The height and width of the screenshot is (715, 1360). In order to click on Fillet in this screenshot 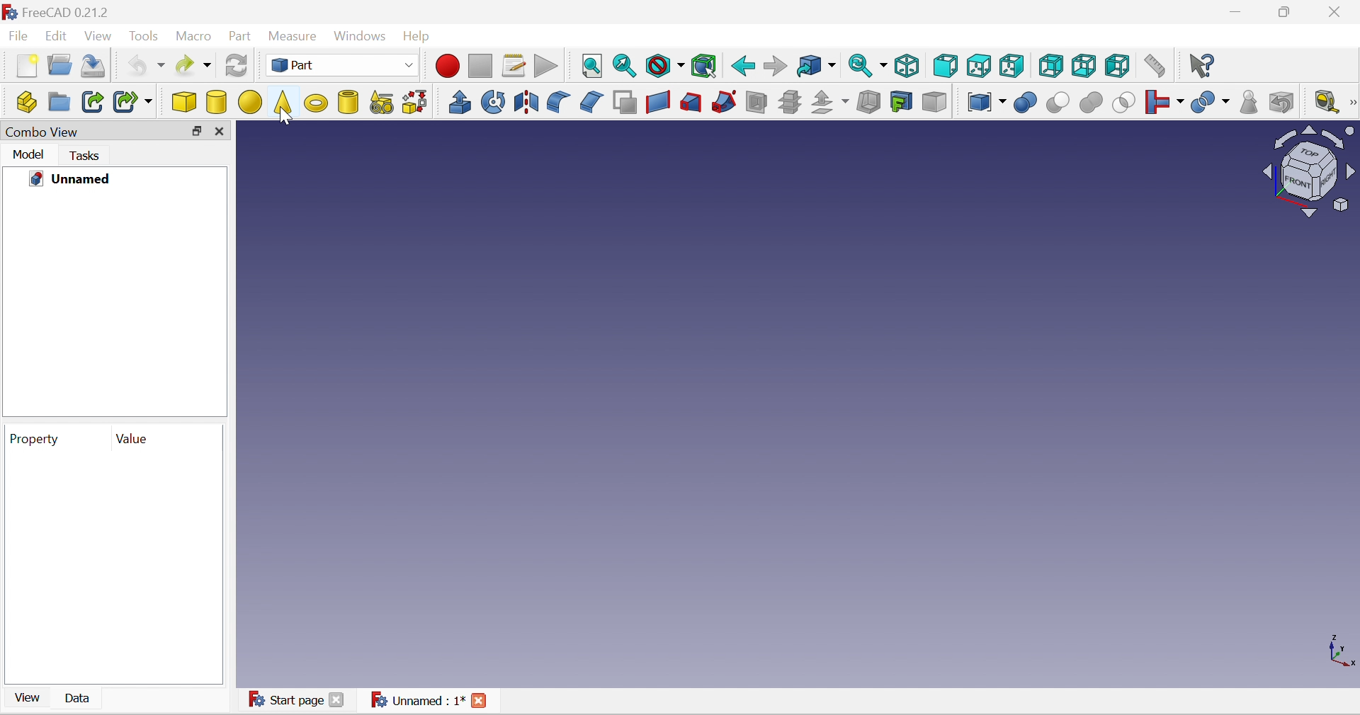, I will do `click(557, 102)`.